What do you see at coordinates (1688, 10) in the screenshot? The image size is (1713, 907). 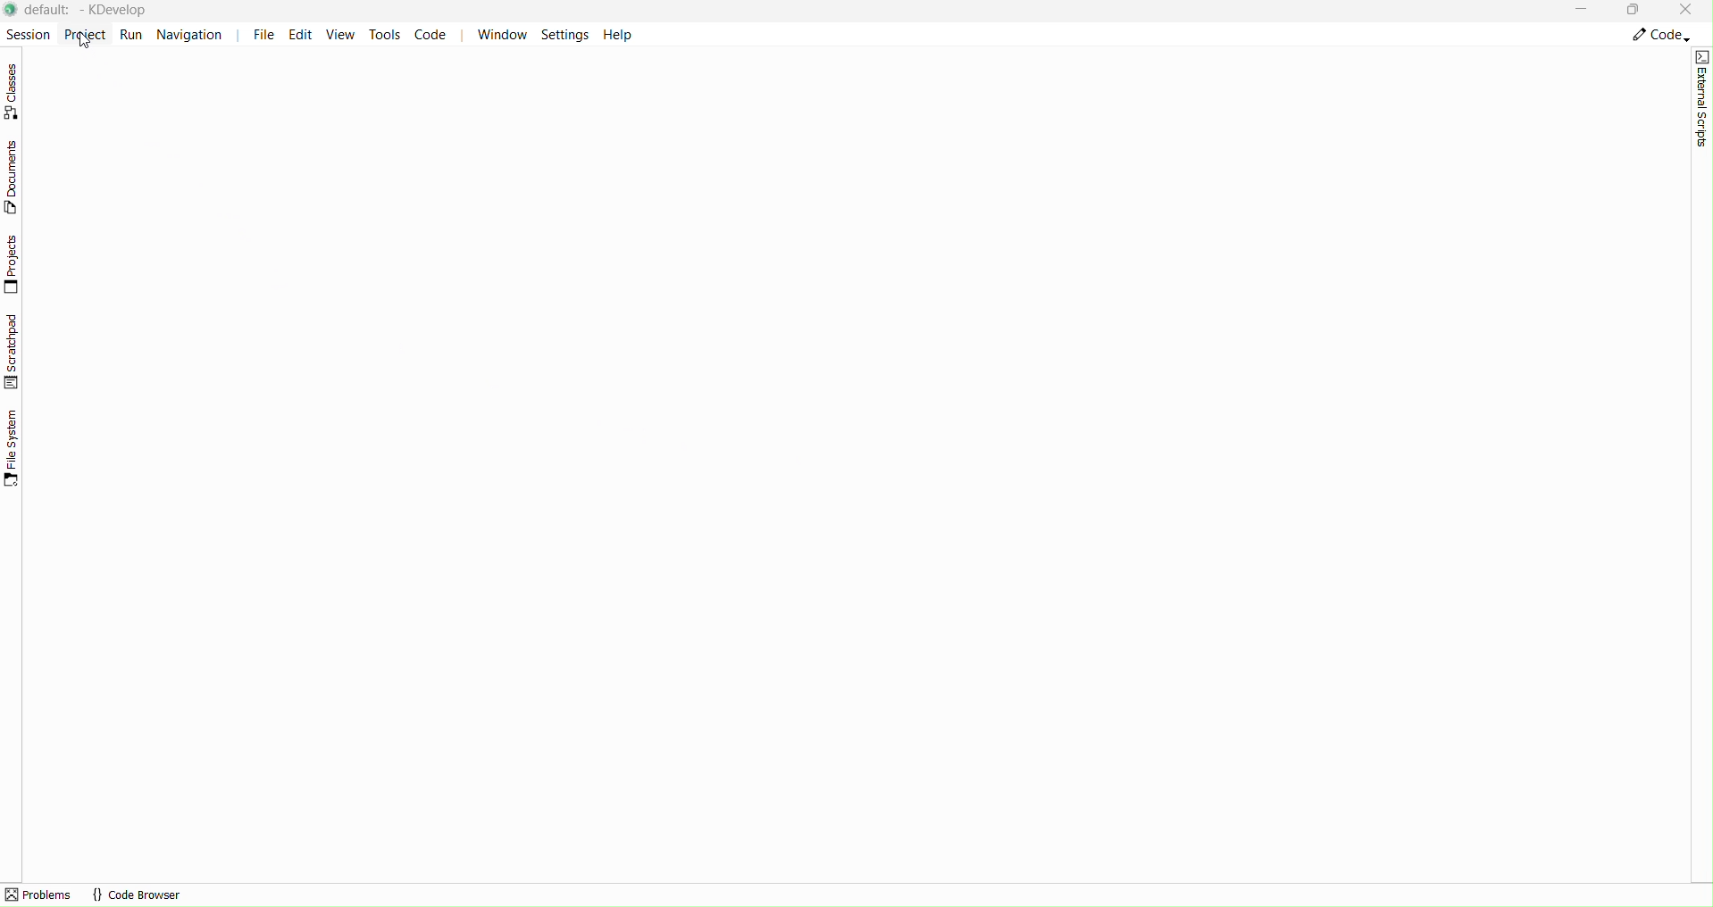 I see `Close` at bounding box center [1688, 10].